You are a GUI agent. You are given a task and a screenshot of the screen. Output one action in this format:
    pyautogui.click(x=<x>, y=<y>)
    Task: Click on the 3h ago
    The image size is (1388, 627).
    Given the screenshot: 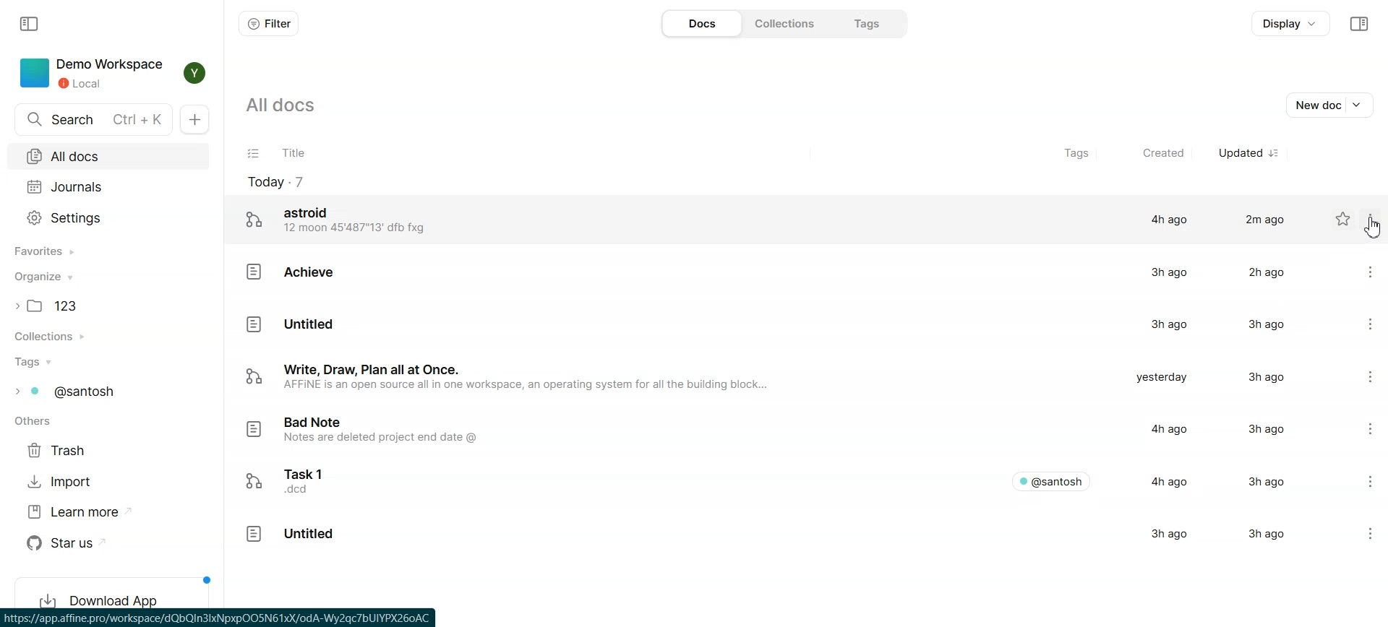 What is the action you would take?
    pyautogui.click(x=1168, y=272)
    